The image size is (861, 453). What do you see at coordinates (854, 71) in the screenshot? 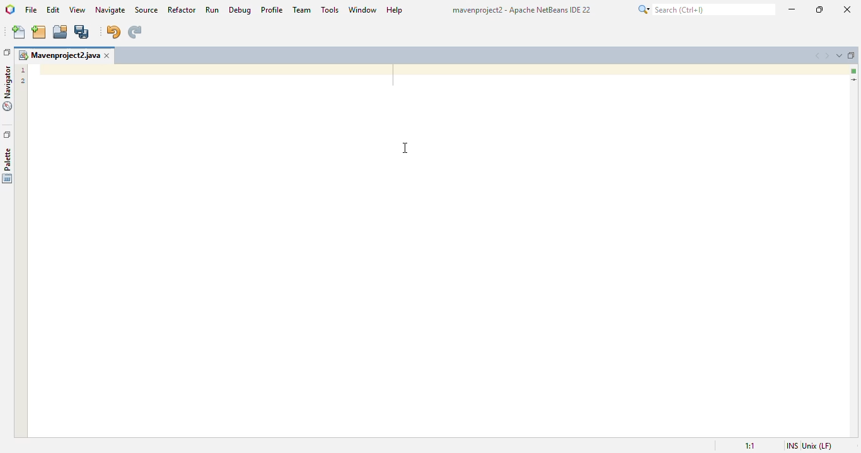
I see `no error` at bounding box center [854, 71].